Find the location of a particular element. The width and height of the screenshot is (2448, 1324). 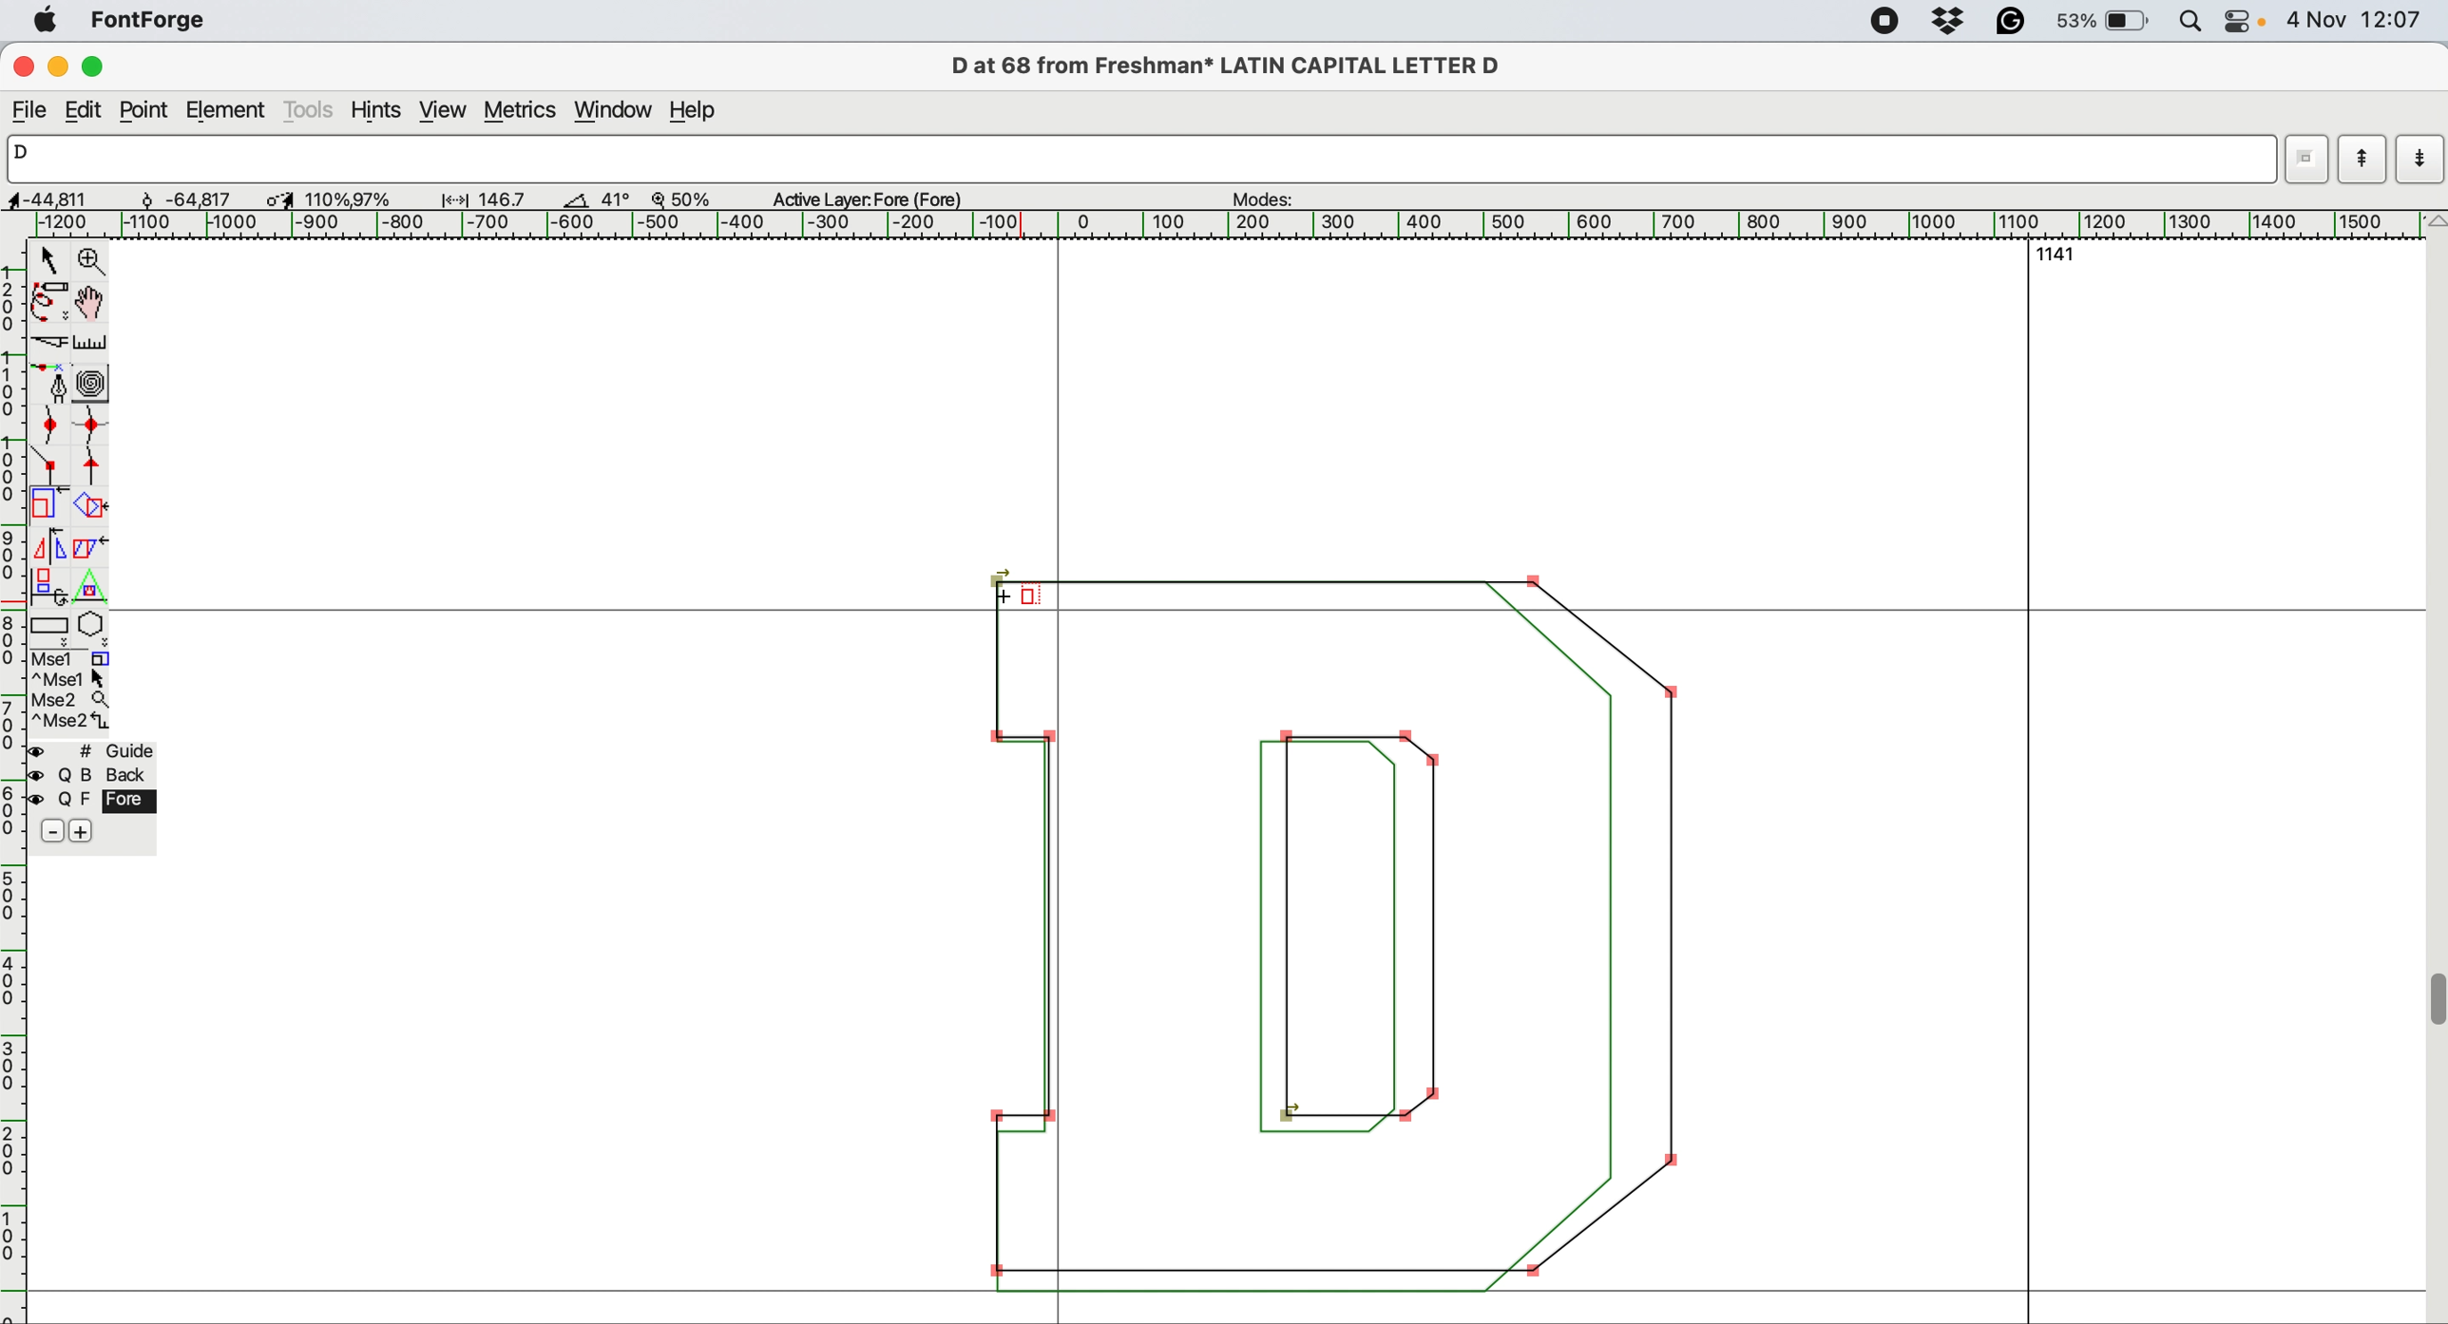

D at 68 from Freshman* LATIN CAPITAL LETTER D is located at coordinates (1233, 66).